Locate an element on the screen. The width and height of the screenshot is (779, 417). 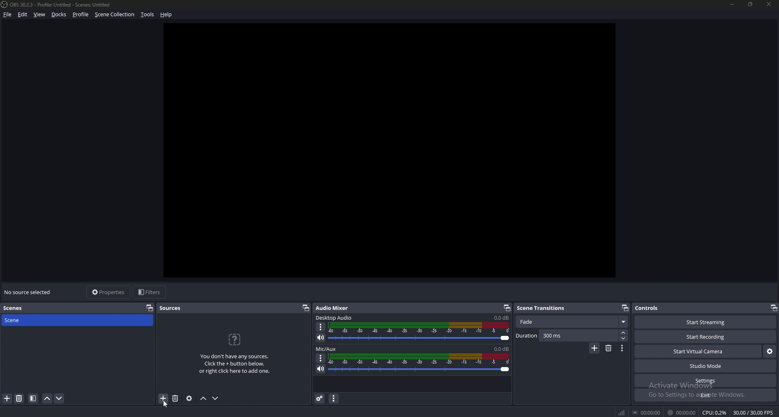
File is located at coordinates (9, 15).